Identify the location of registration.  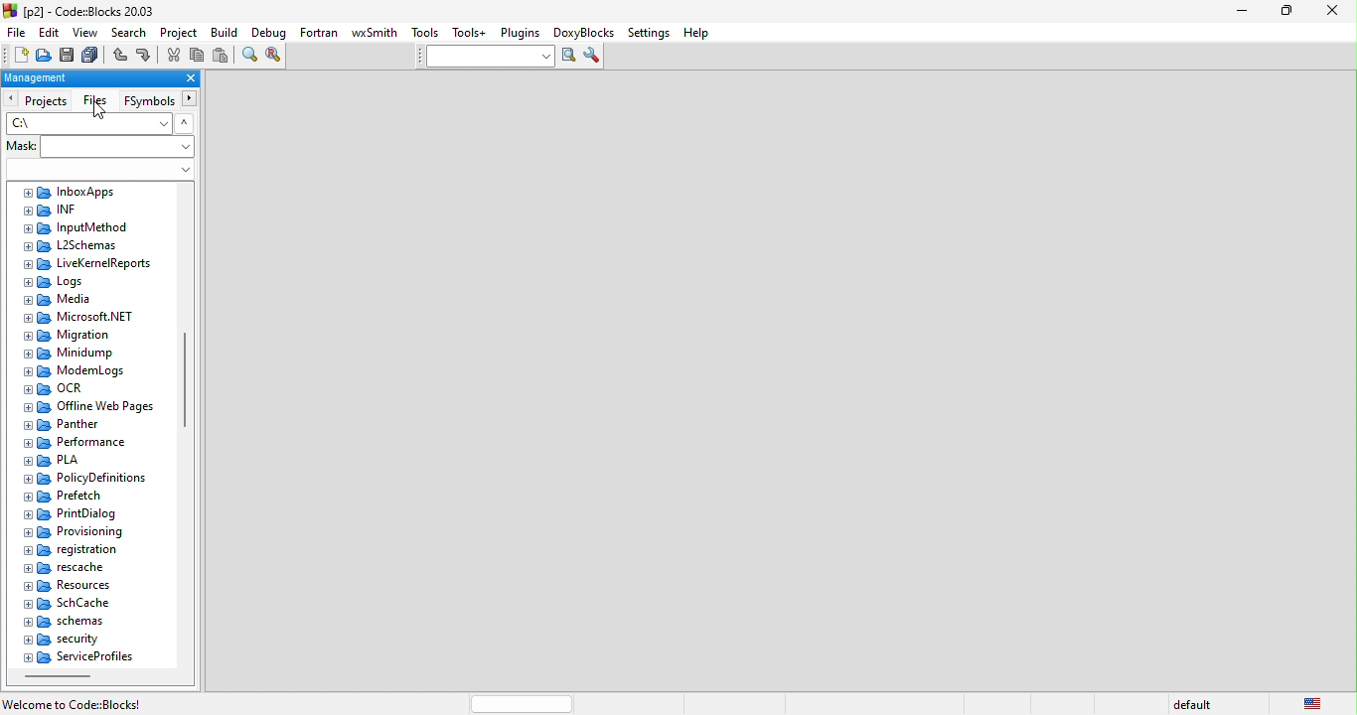
(81, 549).